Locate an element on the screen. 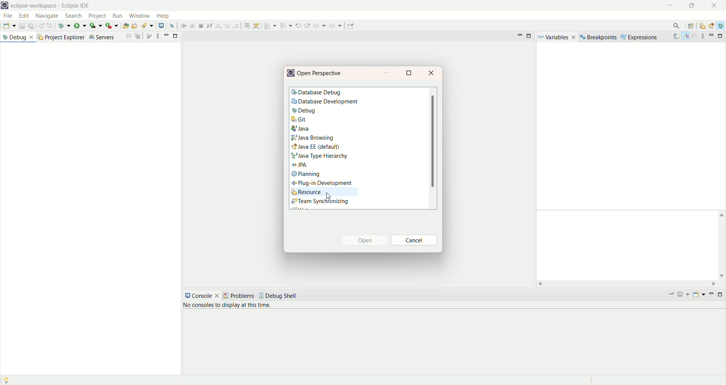  coverage is located at coordinates (95, 26).